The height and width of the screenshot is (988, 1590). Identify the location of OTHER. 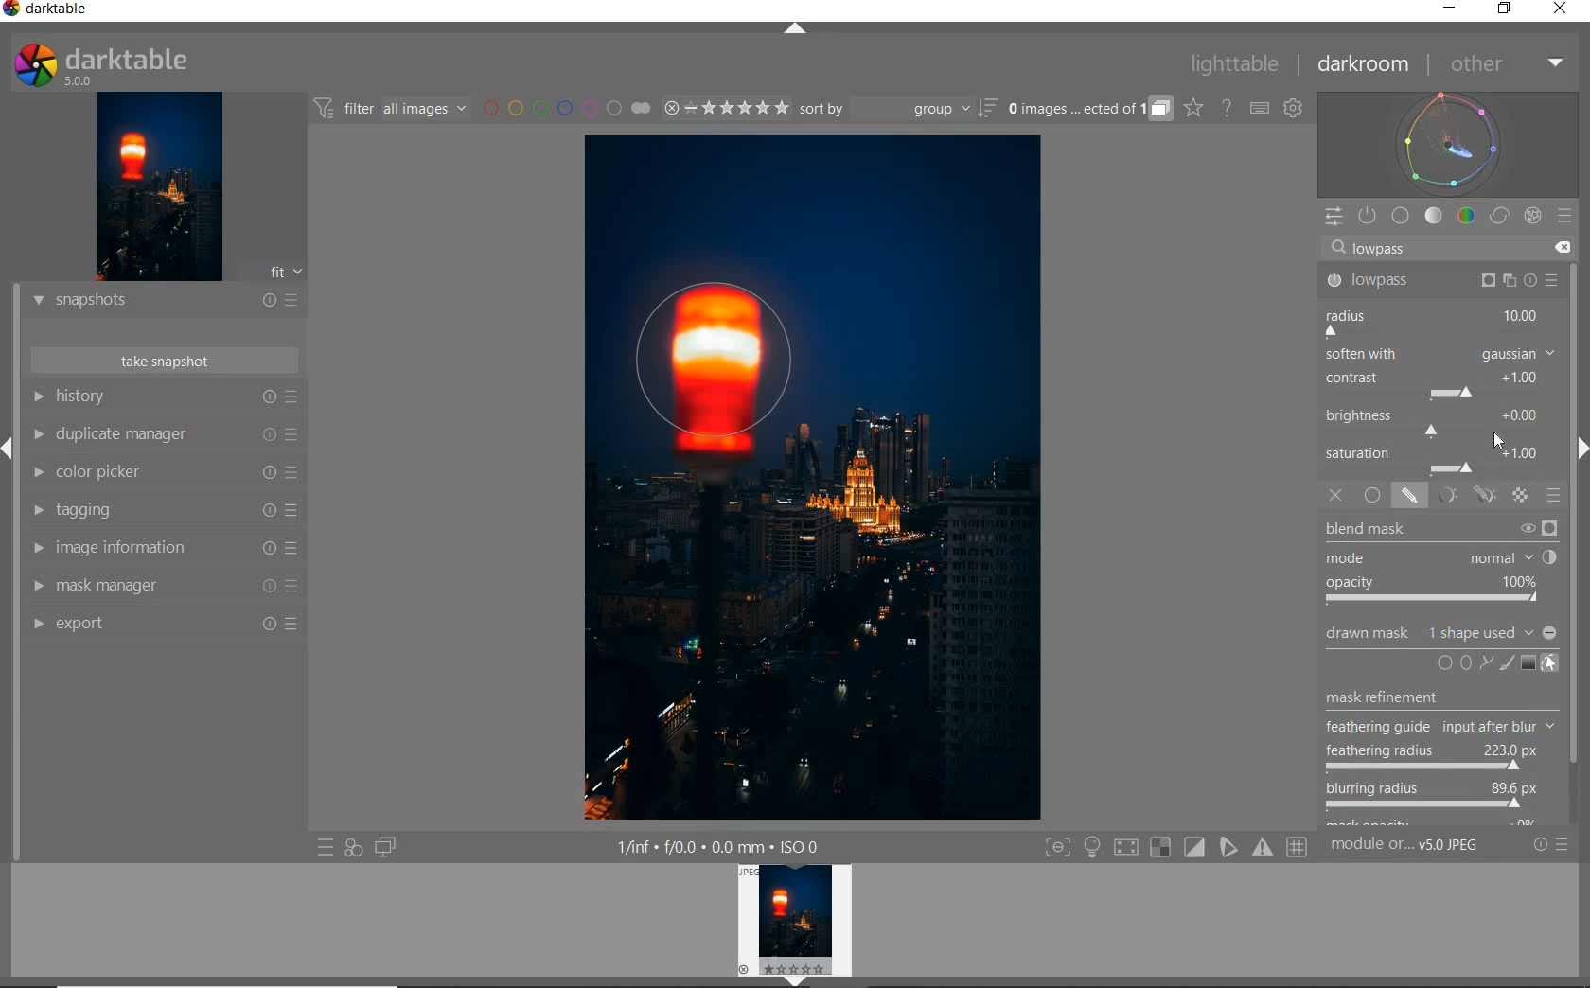
(1506, 64).